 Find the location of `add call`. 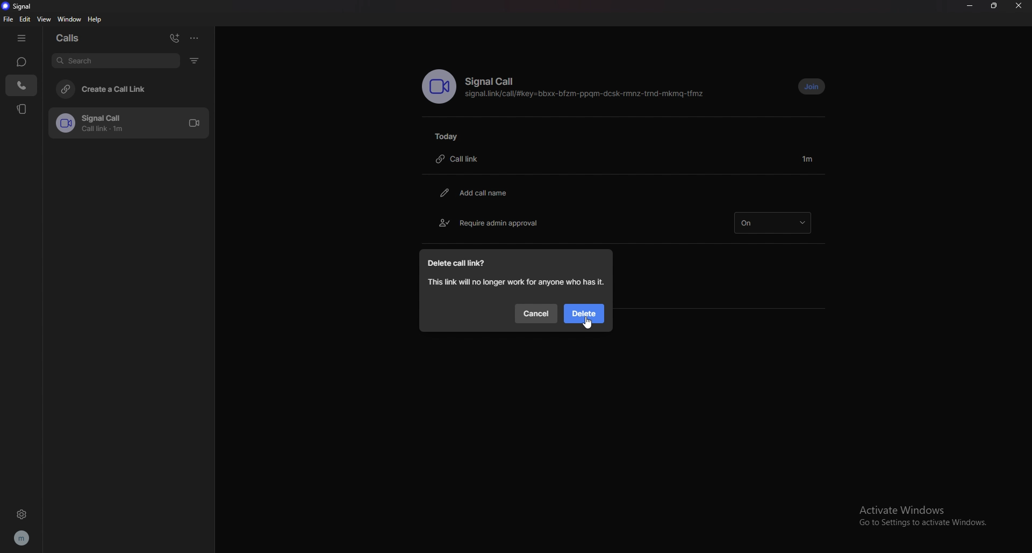

add call is located at coordinates (176, 37).